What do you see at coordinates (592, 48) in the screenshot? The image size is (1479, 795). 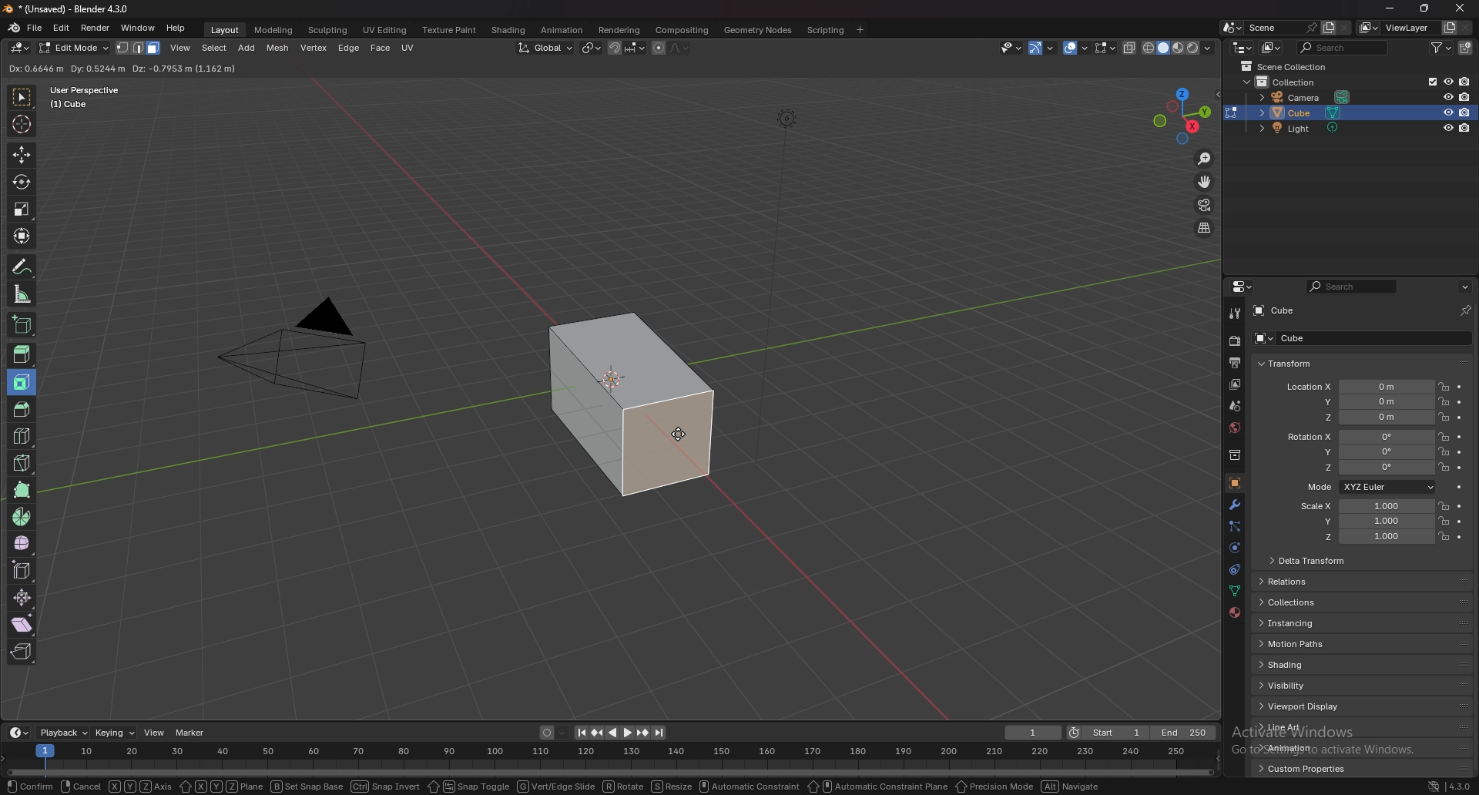 I see `transform pivot point` at bounding box center [592, 48].